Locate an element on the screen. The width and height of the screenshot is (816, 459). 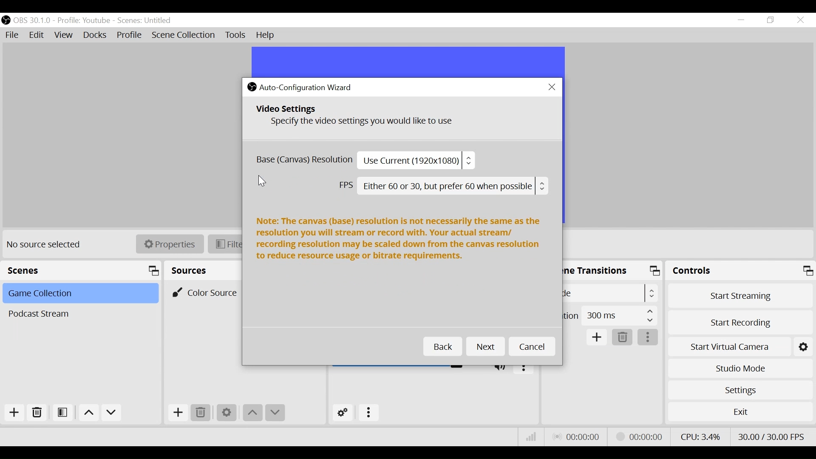
Close is located at coordinates (551, 88).